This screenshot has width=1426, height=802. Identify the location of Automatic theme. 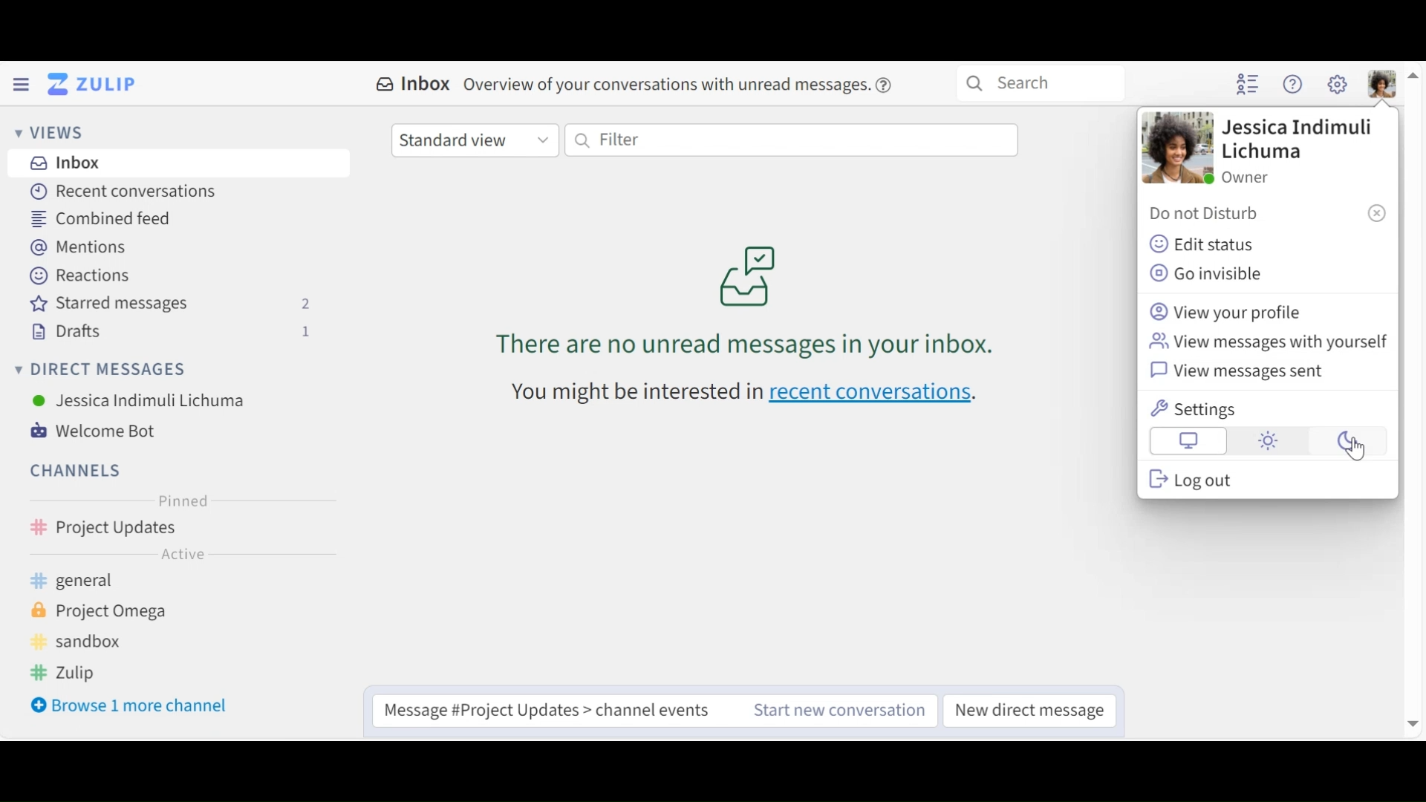
(1189, 442).